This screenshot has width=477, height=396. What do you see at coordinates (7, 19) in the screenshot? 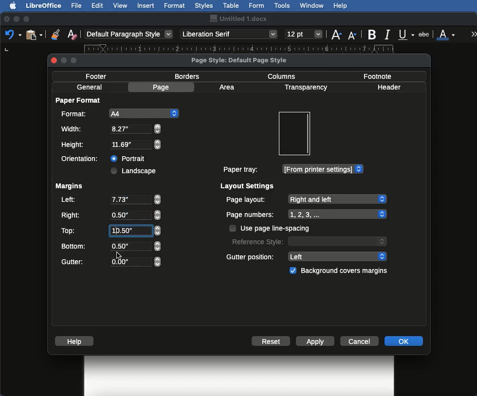
I see `Close` at bounding box center [7, 19].